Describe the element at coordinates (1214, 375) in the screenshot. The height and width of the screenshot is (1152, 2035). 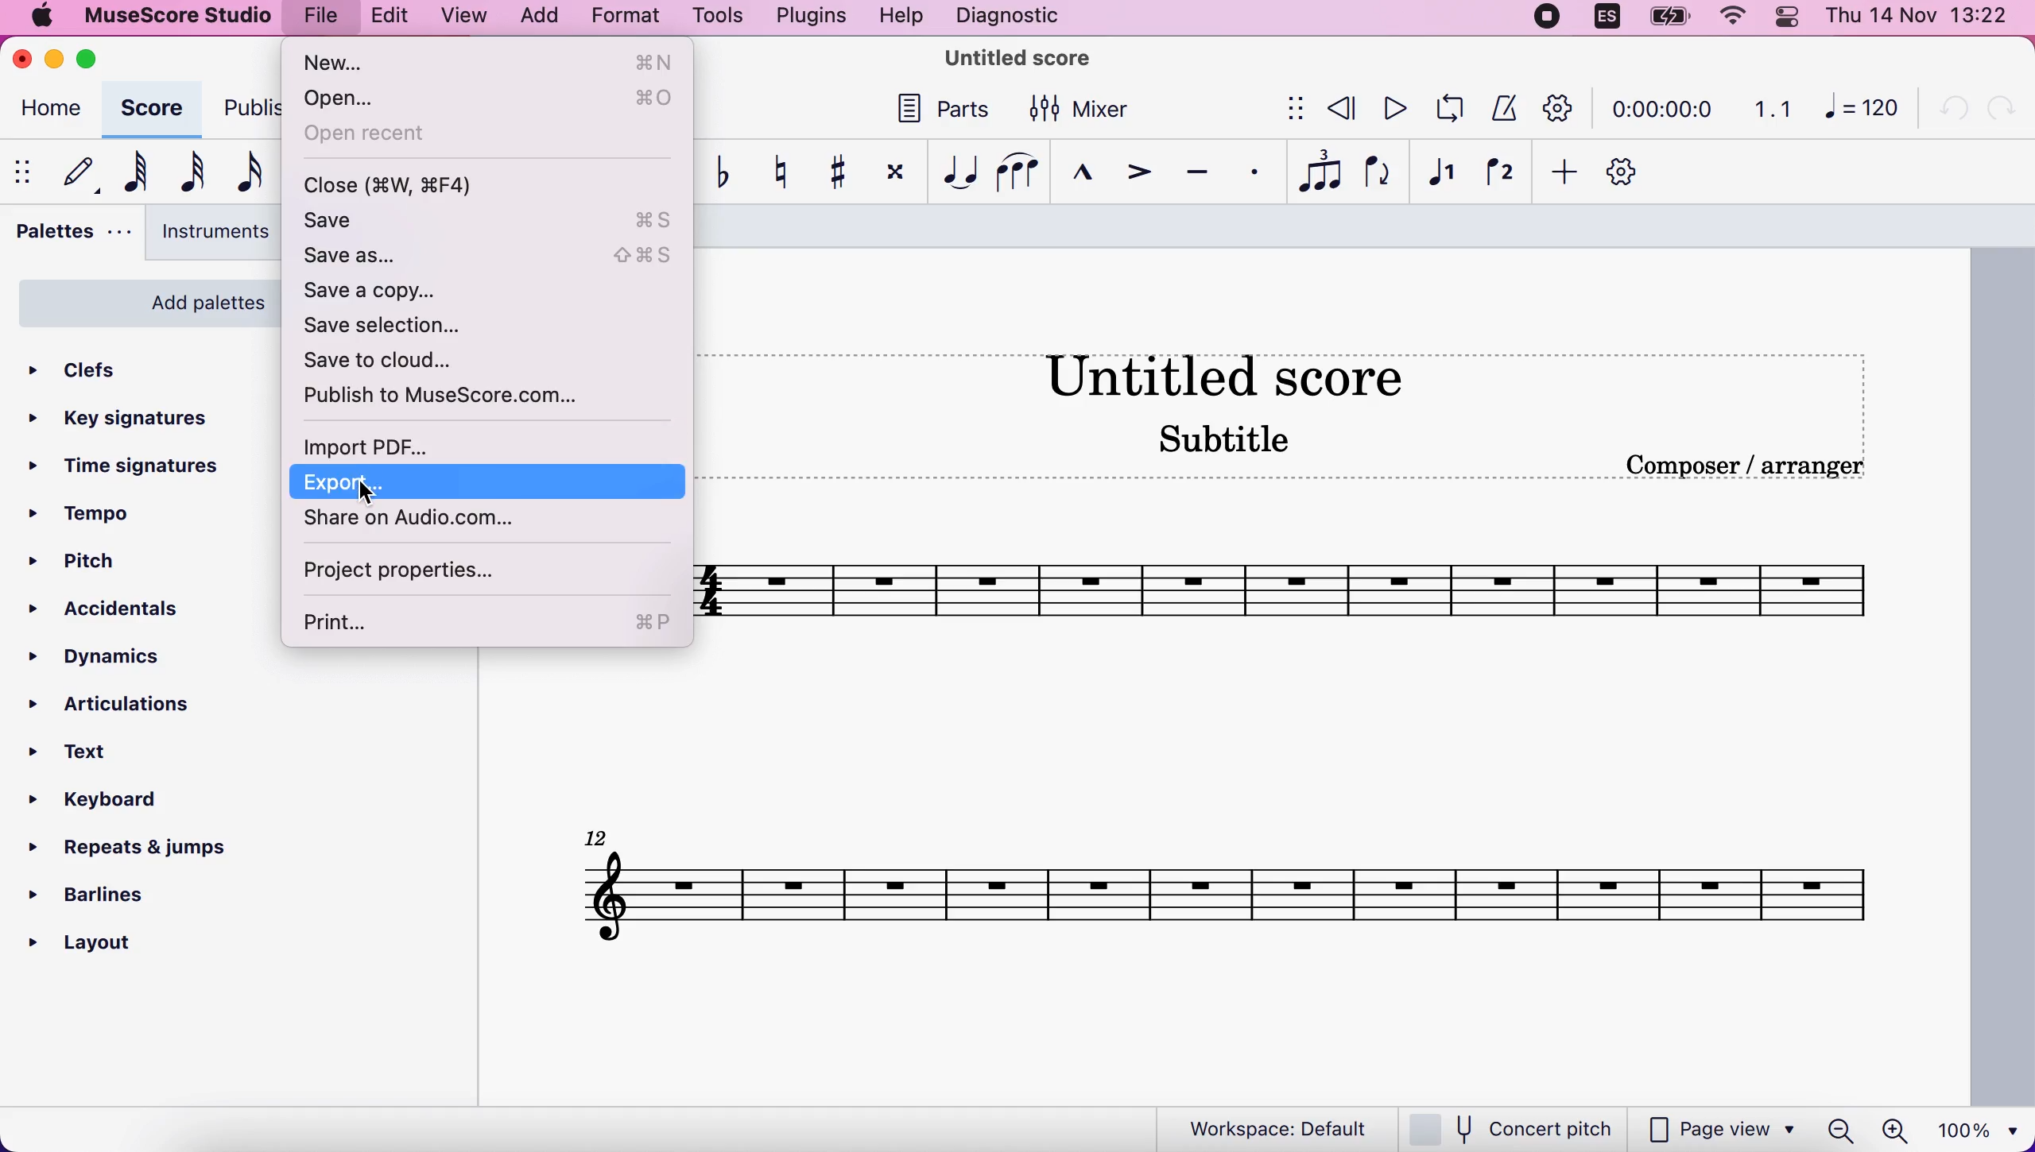
I see `Untitled score` at that location.